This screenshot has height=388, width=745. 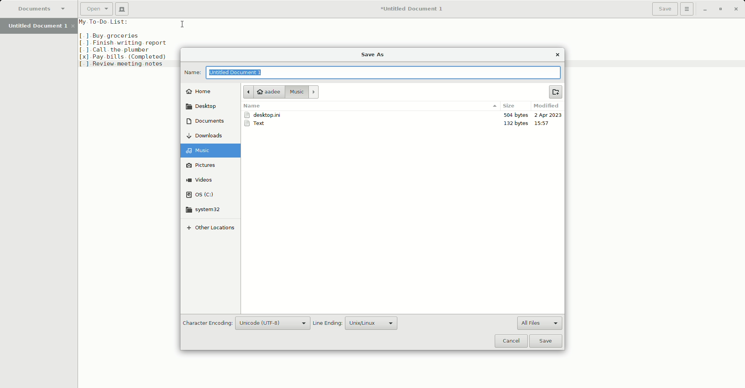 What do you see at coordinates (545, 123) in the screenshot?
I see `15:57` at bounding box center [545, 123].